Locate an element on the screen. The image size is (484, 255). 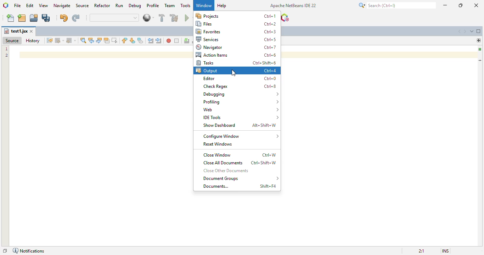
refactor is located at coordinates (102, 5).